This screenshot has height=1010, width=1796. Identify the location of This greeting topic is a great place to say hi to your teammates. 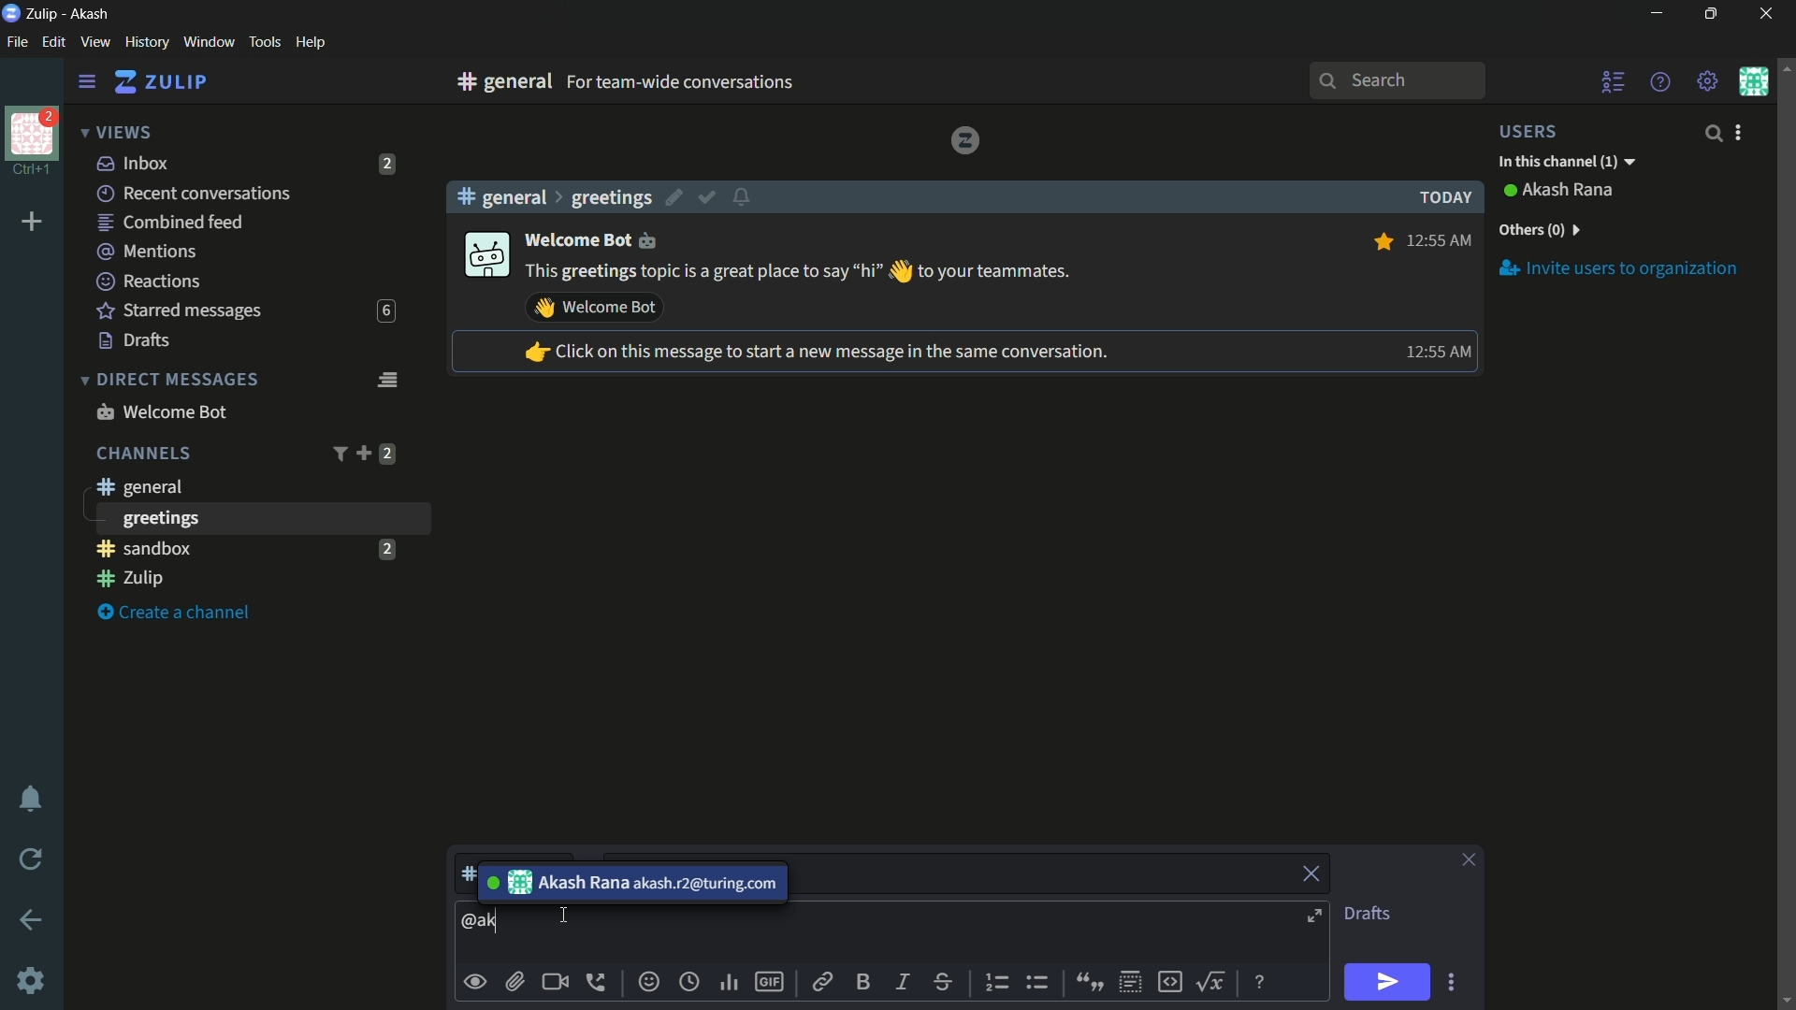
(800, 272).